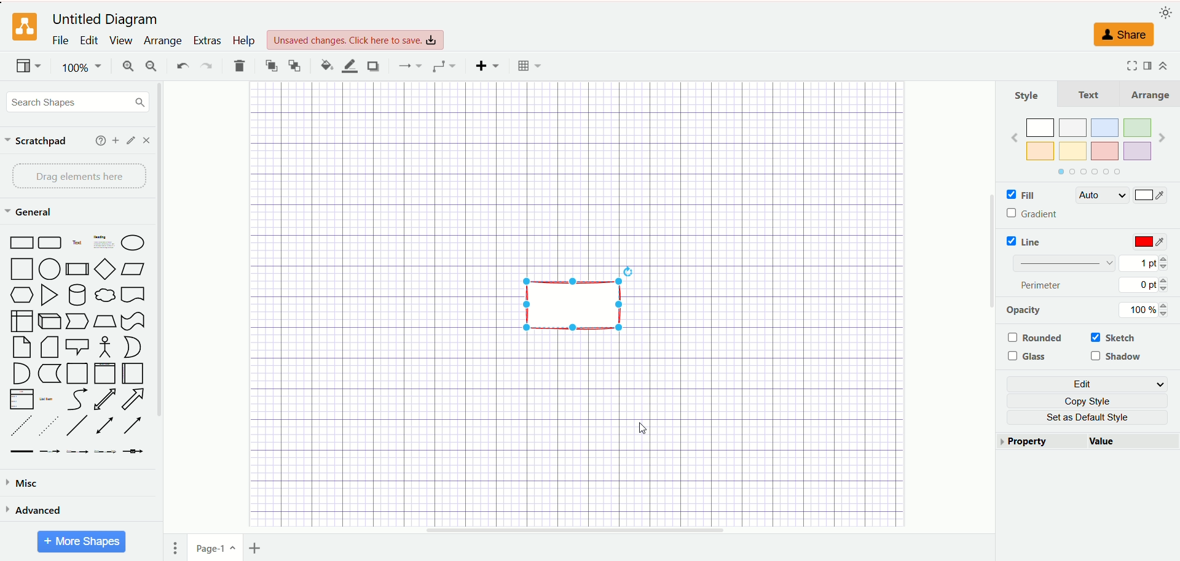  I want to click on table, so click(531, 67).